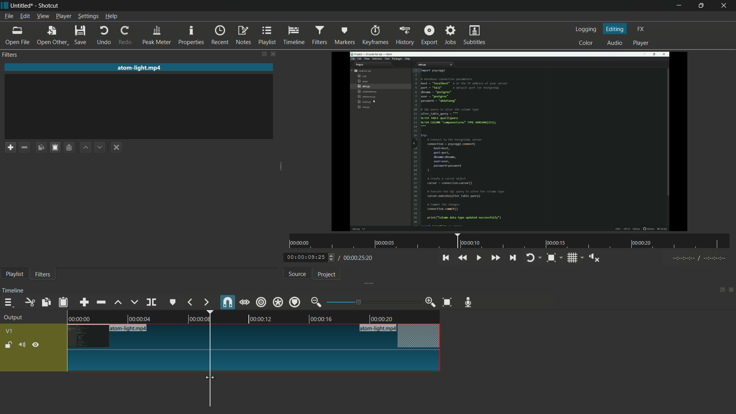 Image resolution: width=736 pixels, height=414 pixels. Describe the element at coordinates (104, 36) in the screenshot. I see `undo` at that location.